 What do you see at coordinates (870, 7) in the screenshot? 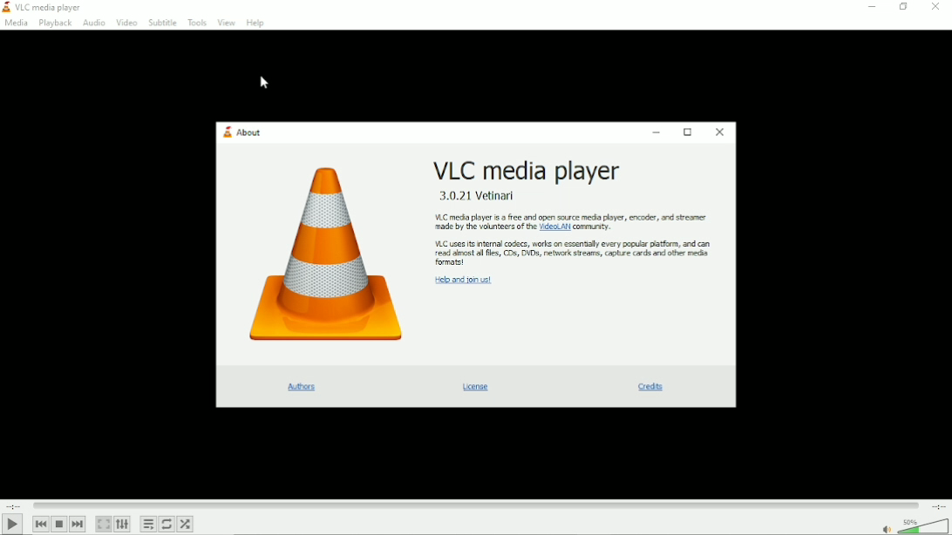
I see `Minimize` at bounding box center [870, 7].